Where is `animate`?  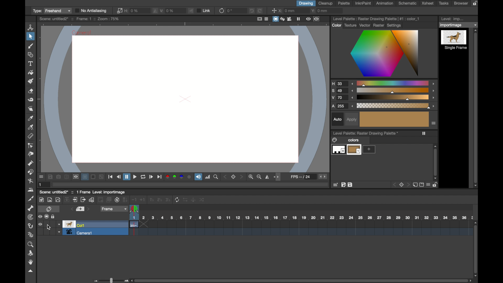
animate is located at coordinates (194, 199).